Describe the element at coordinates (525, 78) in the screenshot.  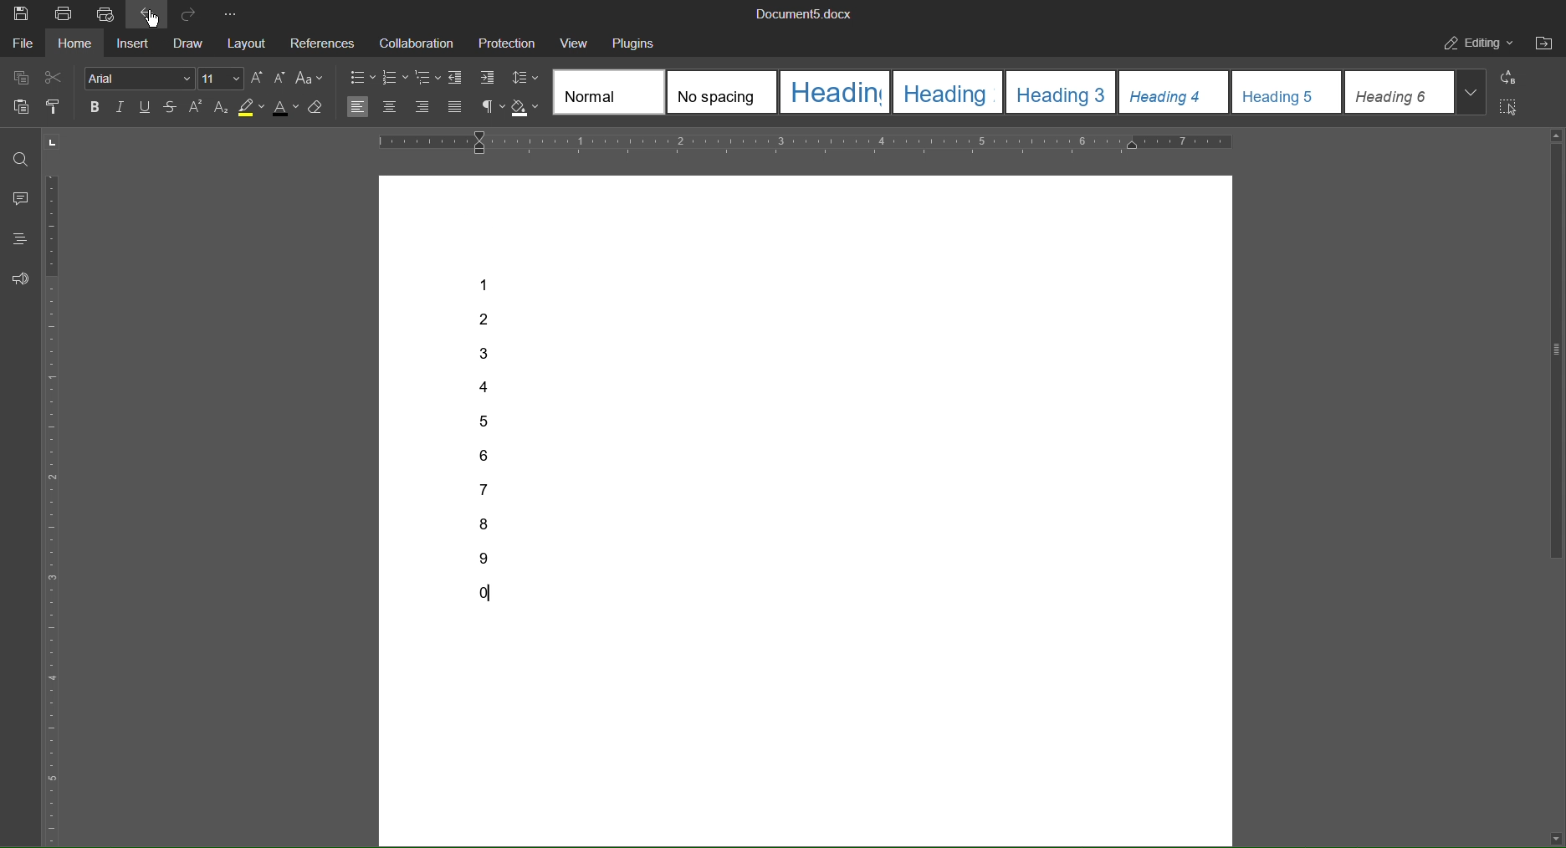
I see `Line Spacing` at that location.